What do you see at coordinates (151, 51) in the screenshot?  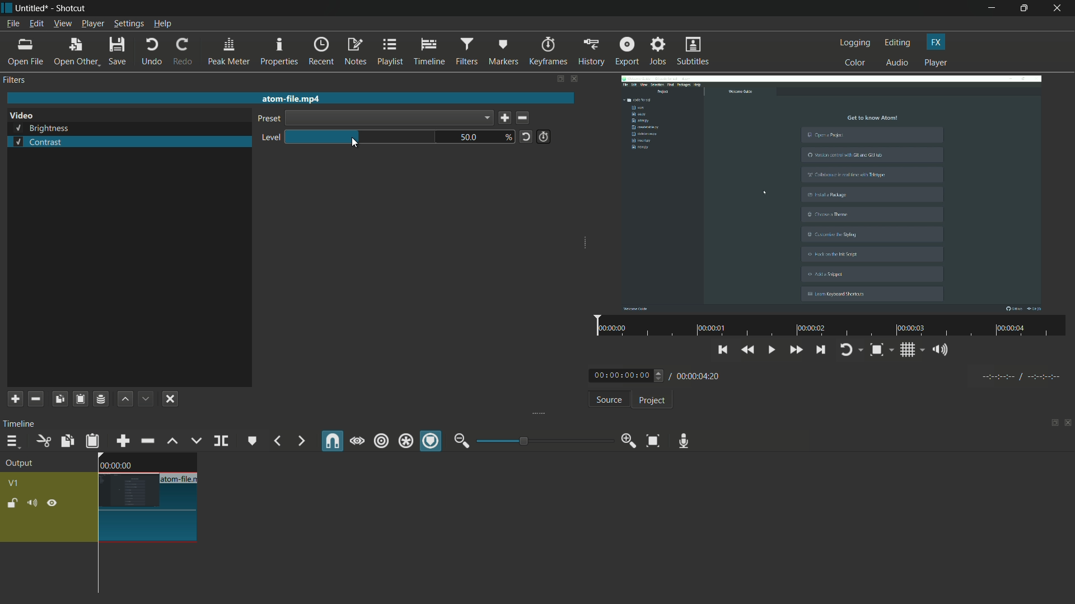 I see `undo` at bounding box center [151, 51].